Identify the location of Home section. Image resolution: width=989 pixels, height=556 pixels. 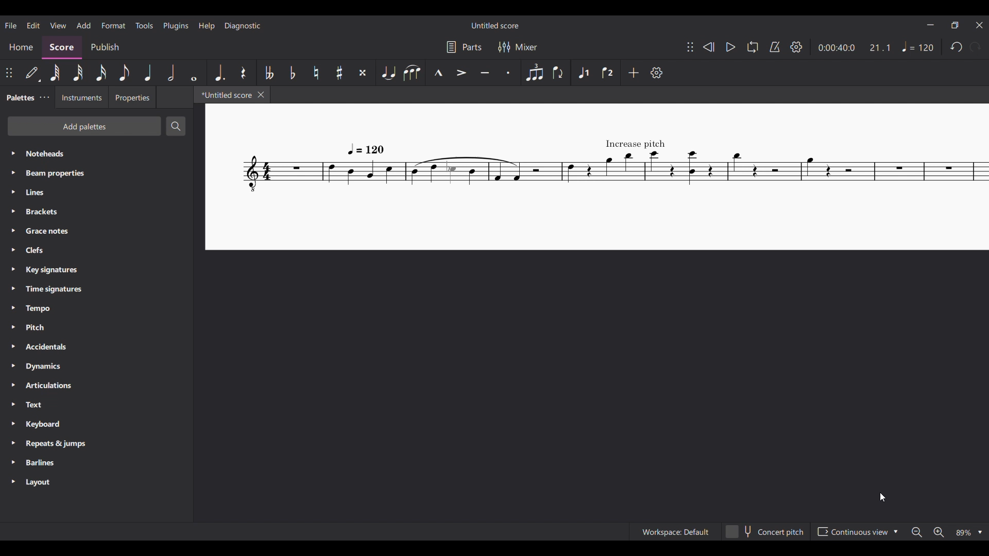
(21, 47).